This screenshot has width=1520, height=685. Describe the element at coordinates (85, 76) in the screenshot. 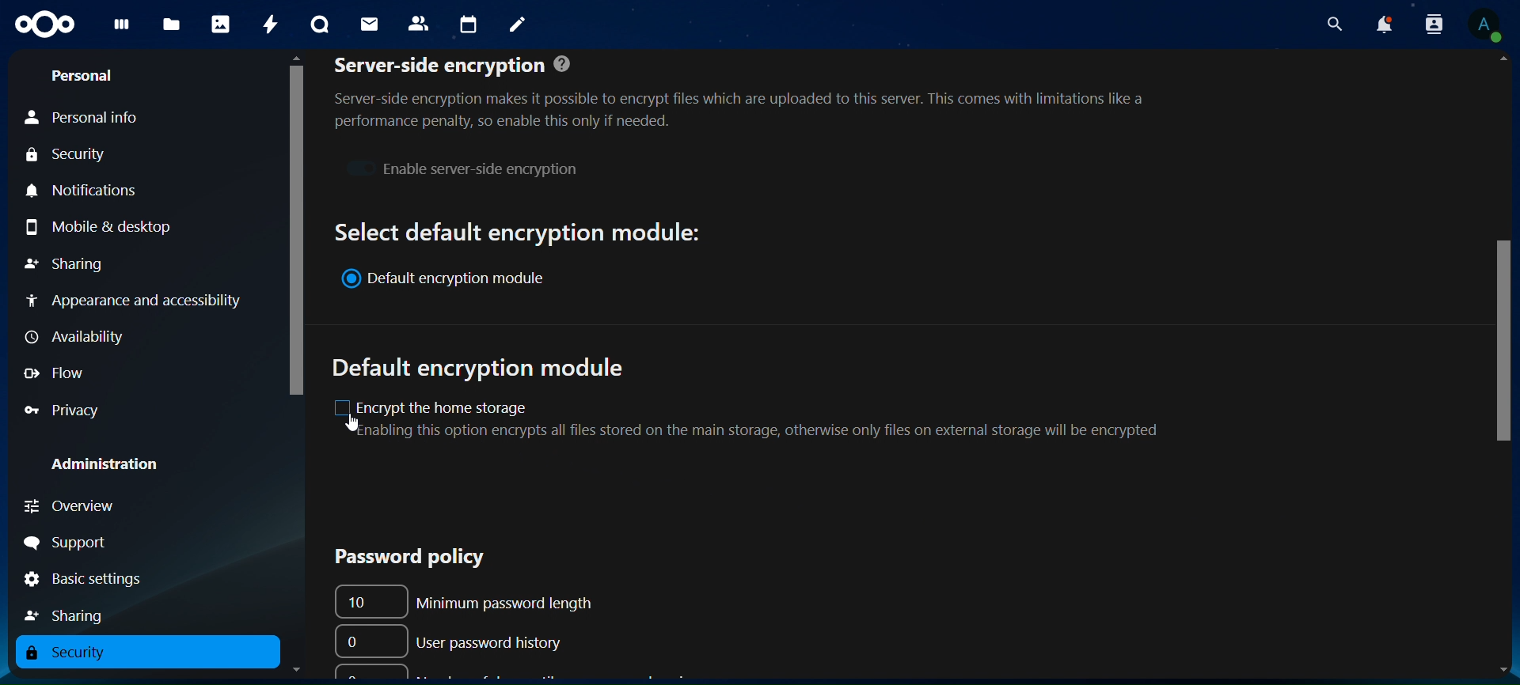

I see `personal` at that location.